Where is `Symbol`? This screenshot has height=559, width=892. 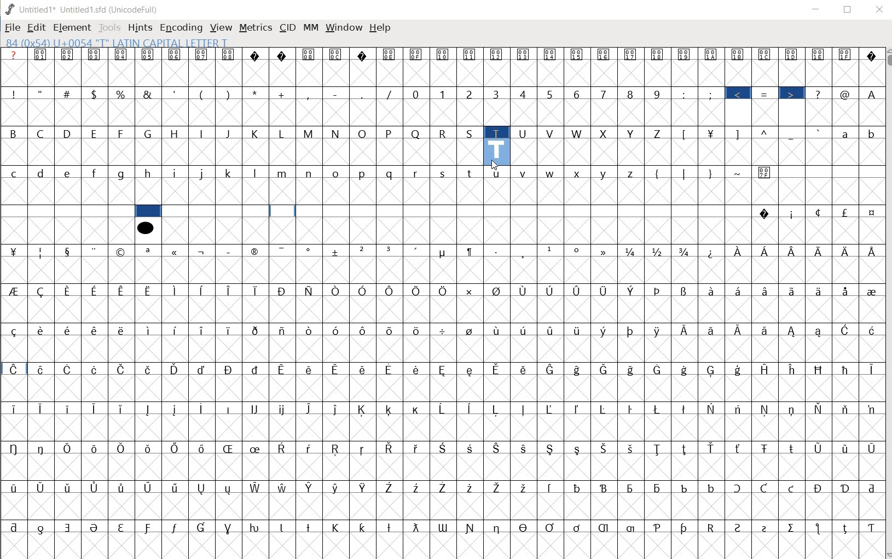
Symbol is located at coordinates (606, 332).